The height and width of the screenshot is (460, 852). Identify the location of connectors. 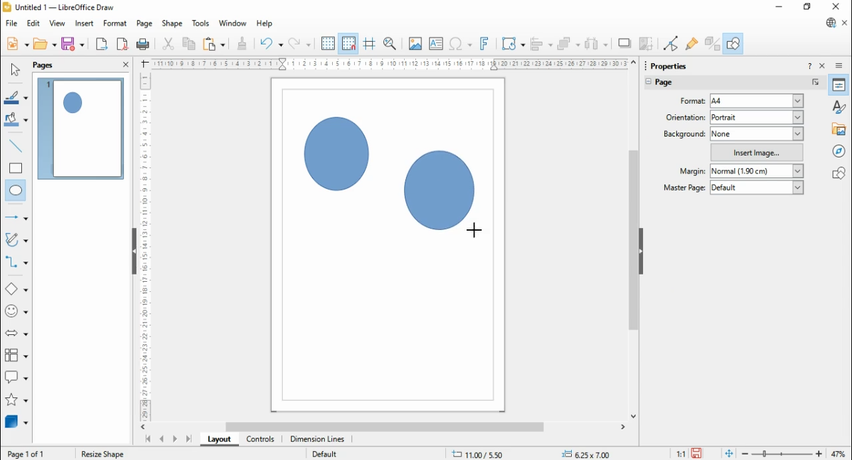
(17, 262).